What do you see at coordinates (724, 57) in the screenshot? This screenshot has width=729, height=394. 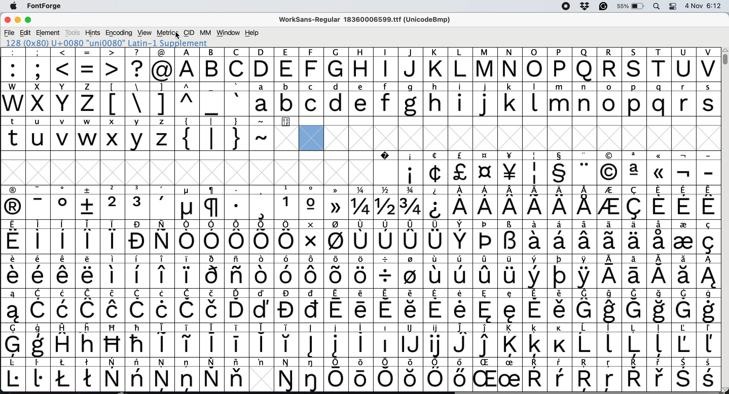 I see `vertical scroll bar` at bounding box center [724, 57].